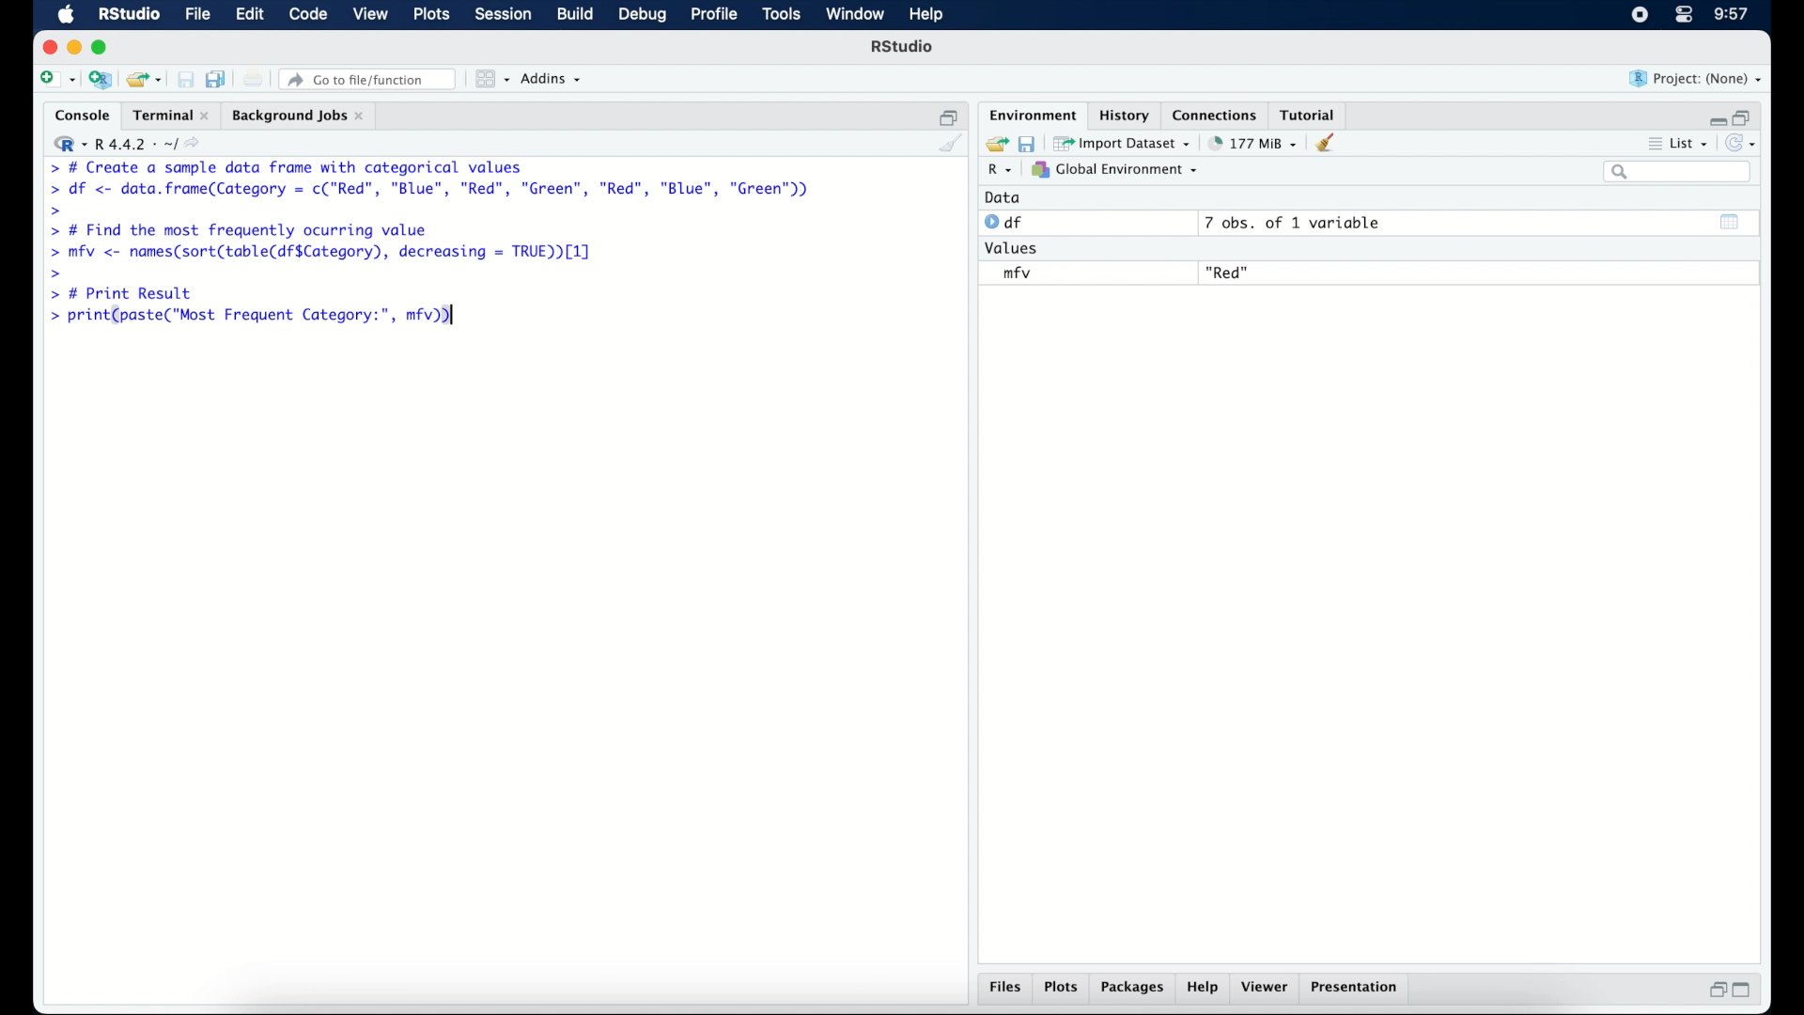 This screenshot has width=1804, height=1015. I want to click on show output window, so click(1732, 225).